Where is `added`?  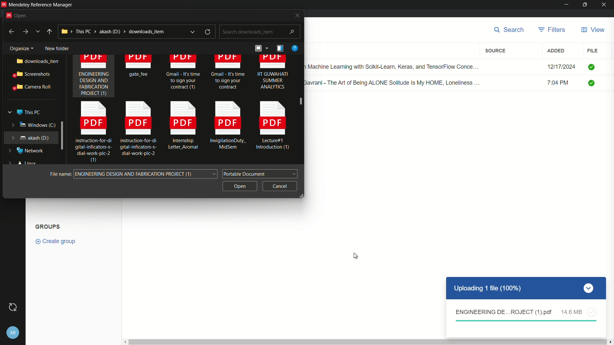 added is located at coordinates (556, 51).